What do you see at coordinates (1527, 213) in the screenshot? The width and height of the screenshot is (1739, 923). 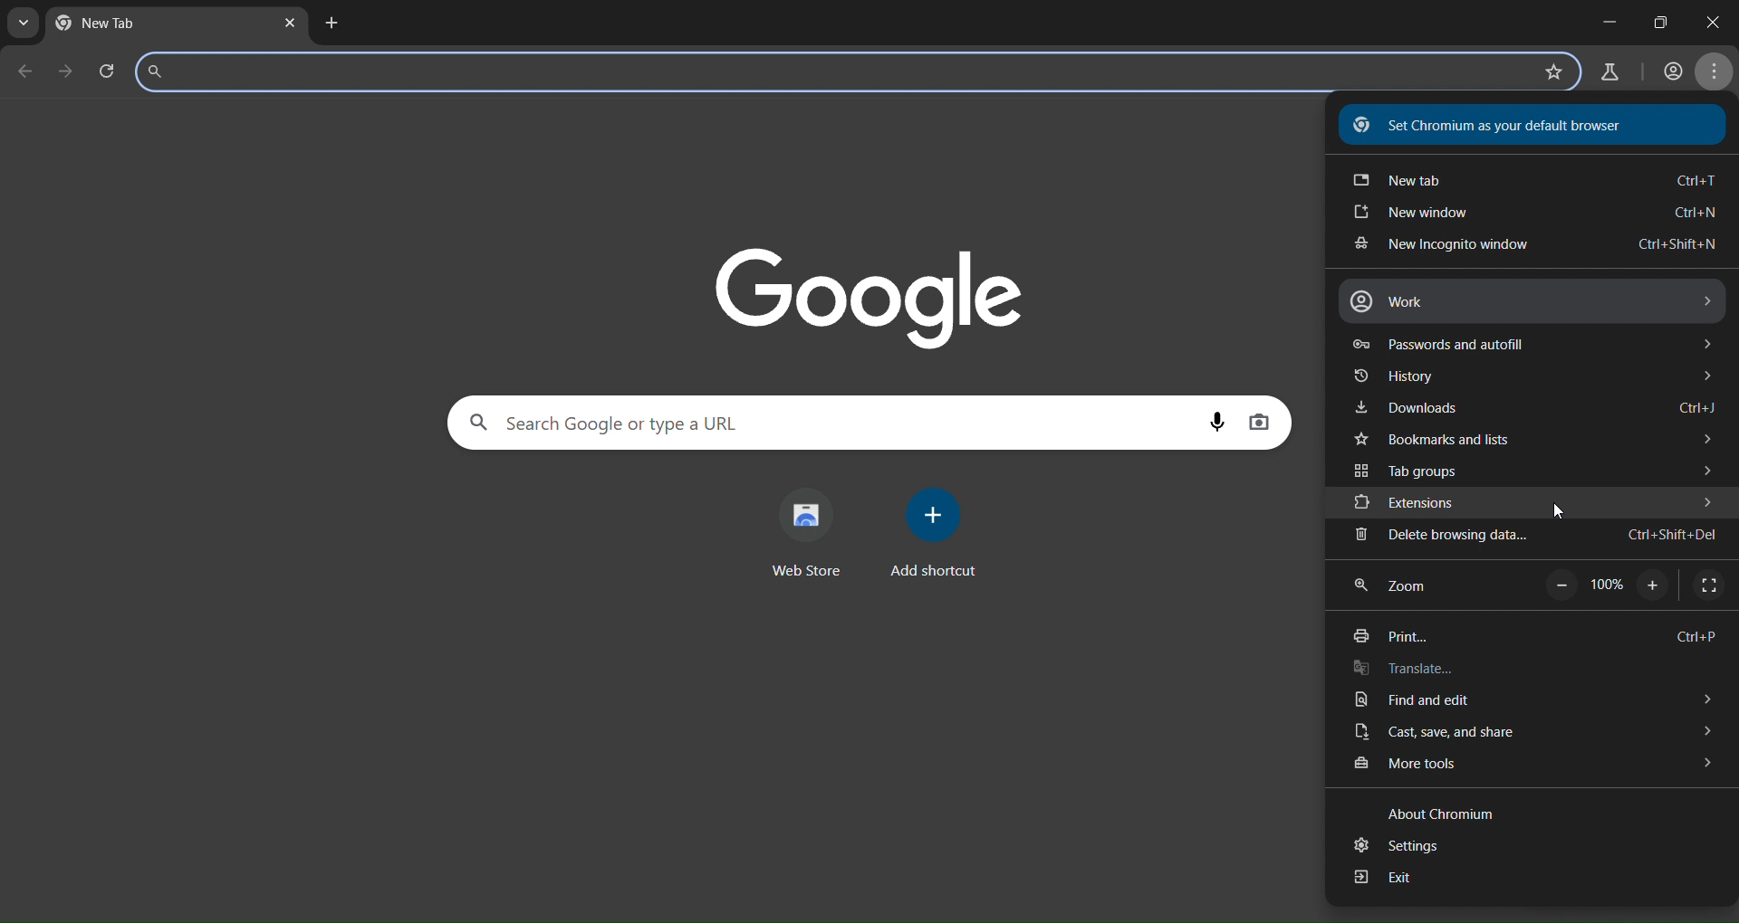 I see `new window` at bounding box center [1527, 213].